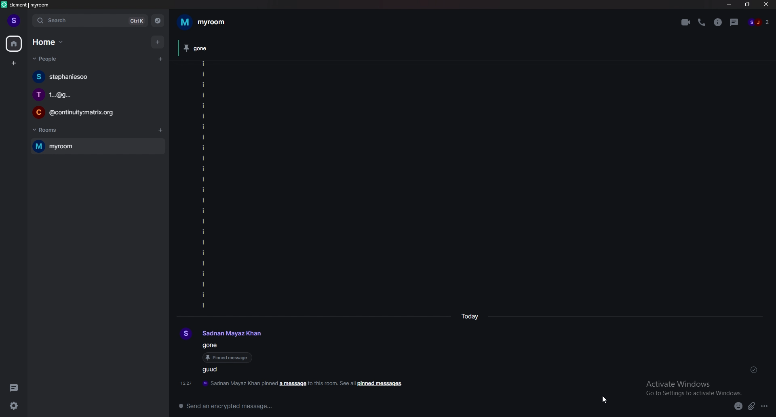  Describe the element at coordinates (294, 384) in the screenshot. I see `update` at that location.